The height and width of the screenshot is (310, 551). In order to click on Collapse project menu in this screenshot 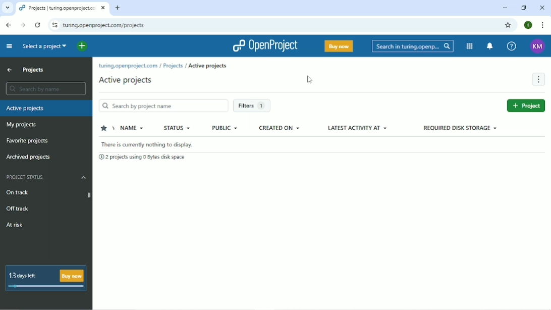, I will do `click(10, 46)`.